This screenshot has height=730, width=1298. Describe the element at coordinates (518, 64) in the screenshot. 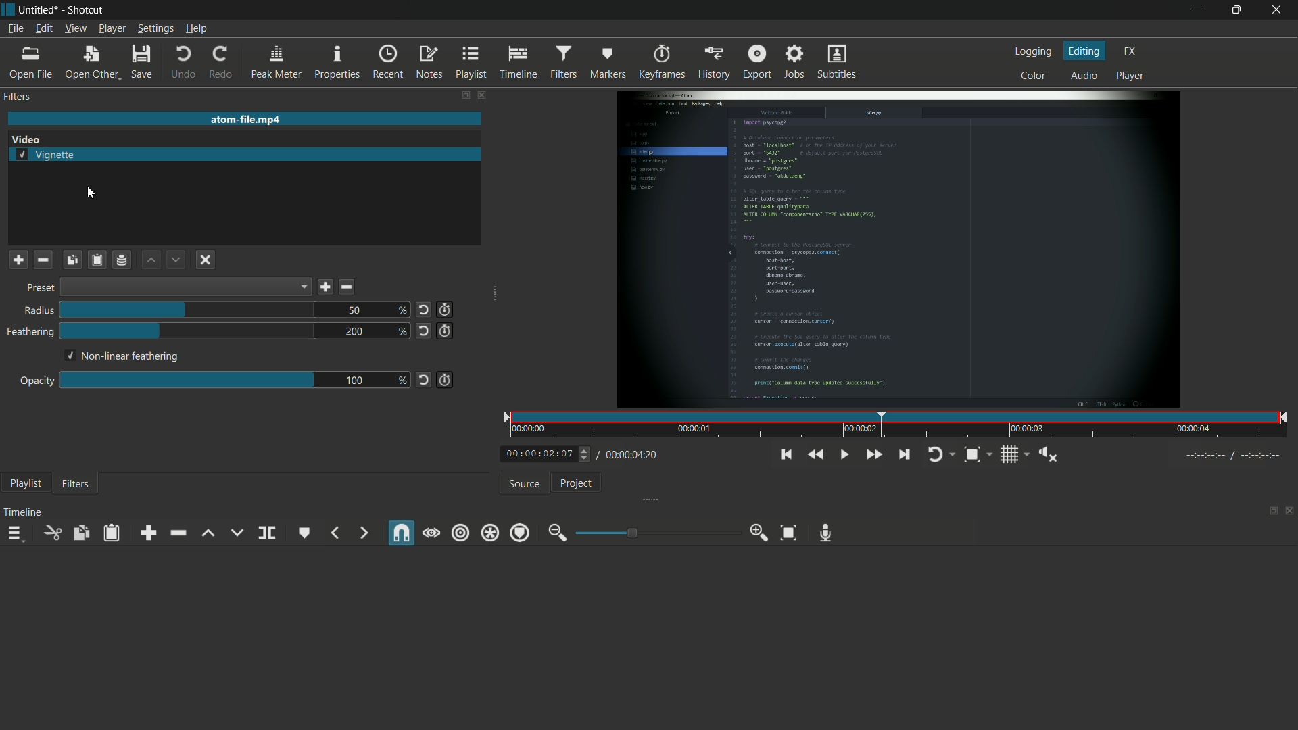

I see `timelines` at that location.